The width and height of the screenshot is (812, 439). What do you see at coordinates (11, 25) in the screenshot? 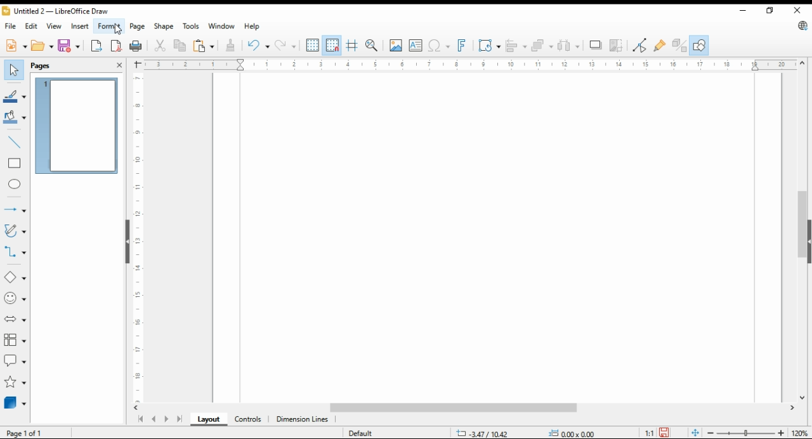
I see `file` at bounding box center [11, 25].